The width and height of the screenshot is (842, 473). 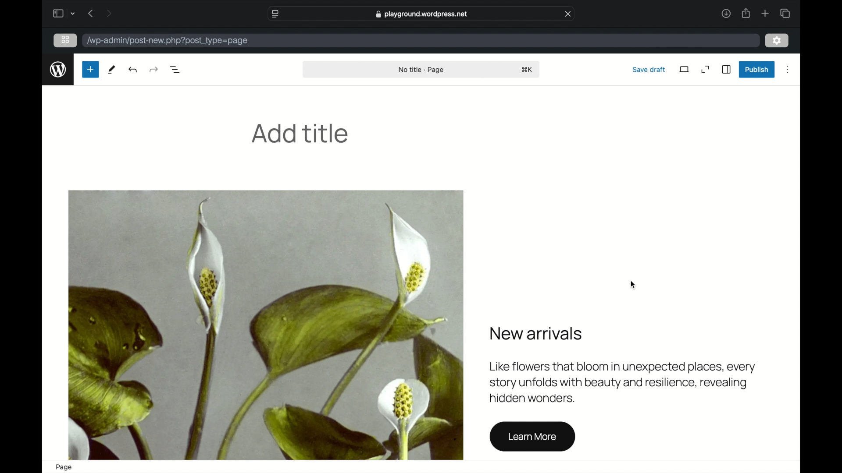 I want to click on web address, so click(x=421, y=14).